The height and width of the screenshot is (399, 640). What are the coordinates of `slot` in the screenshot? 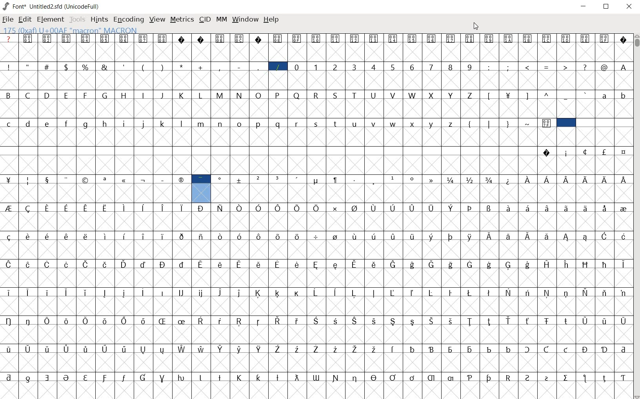 It's located at (593, 133).